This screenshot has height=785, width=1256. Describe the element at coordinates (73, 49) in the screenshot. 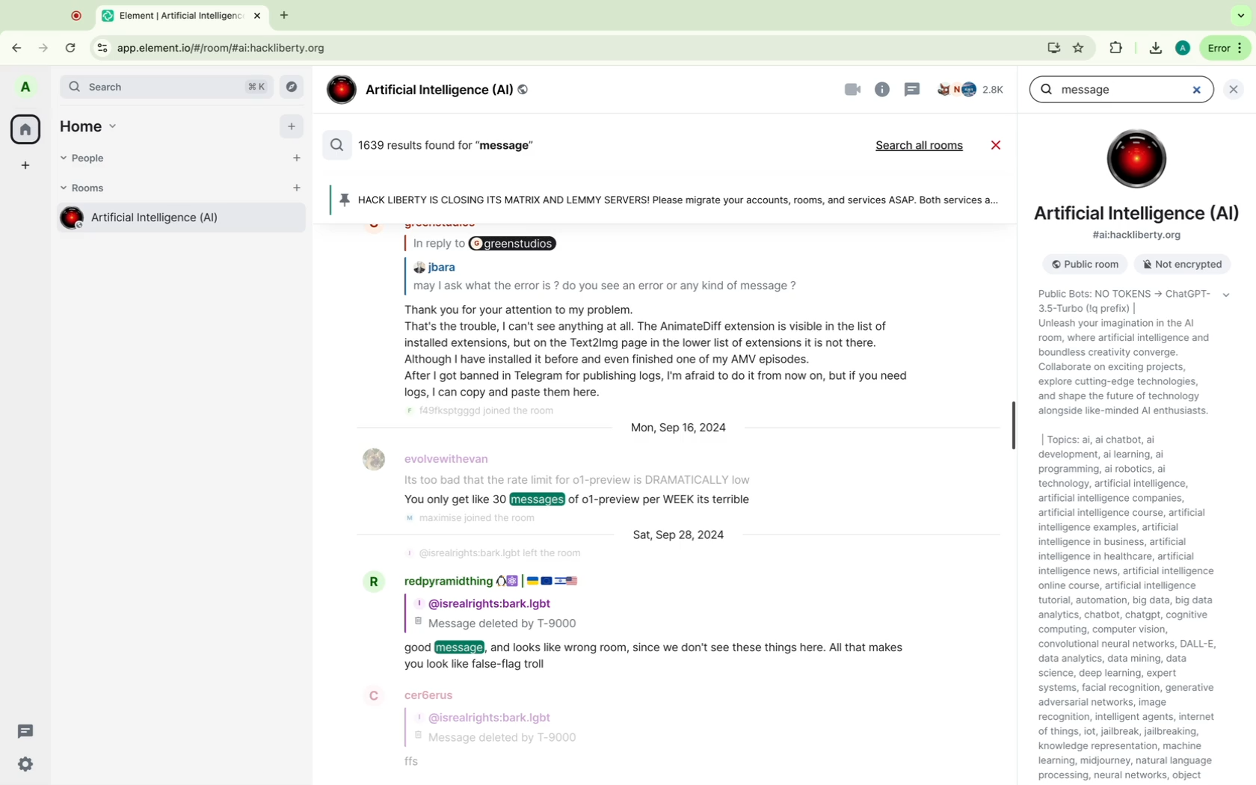

I see `refresh` at that location.